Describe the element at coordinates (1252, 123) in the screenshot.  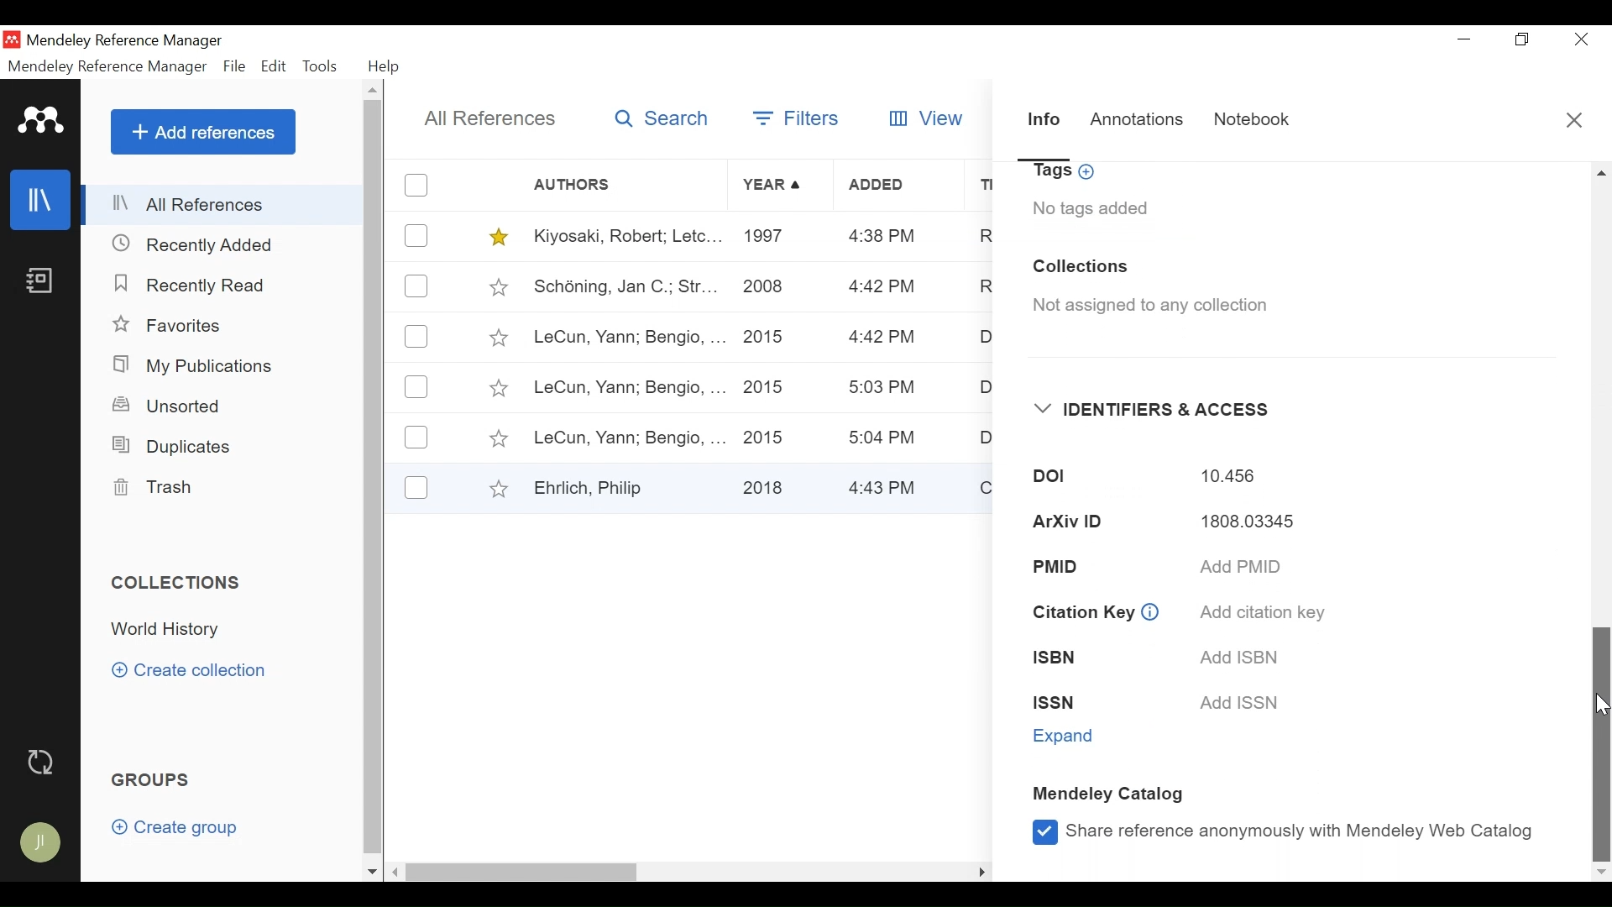
I see `Notebook` at that location.